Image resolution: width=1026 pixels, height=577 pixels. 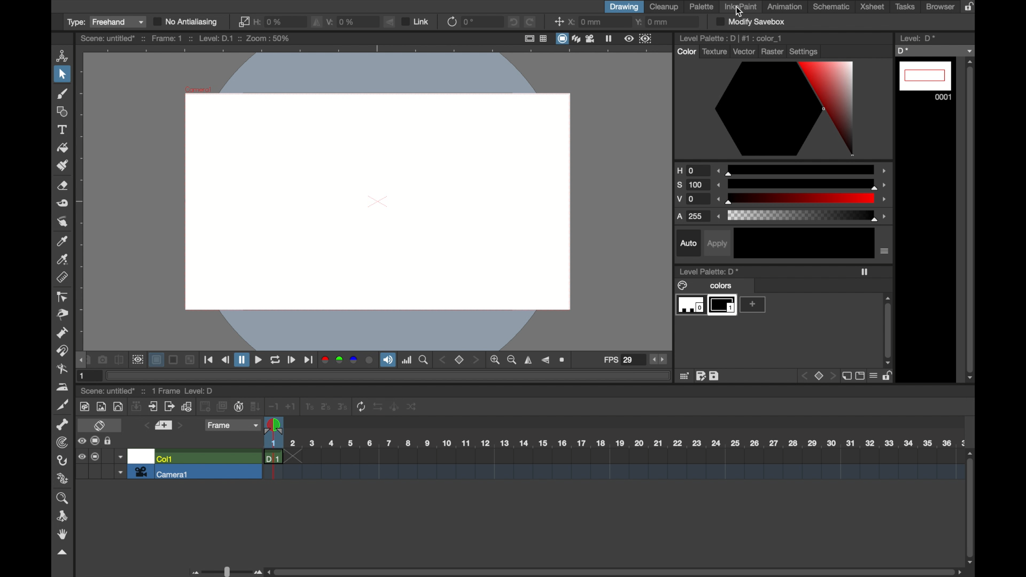 I want to click on image, so click(x=100, y=407).